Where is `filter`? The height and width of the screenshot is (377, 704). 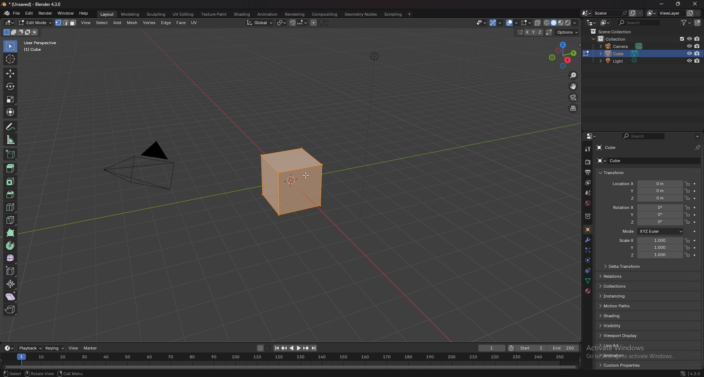 filter is located at coordinates (687, 22).